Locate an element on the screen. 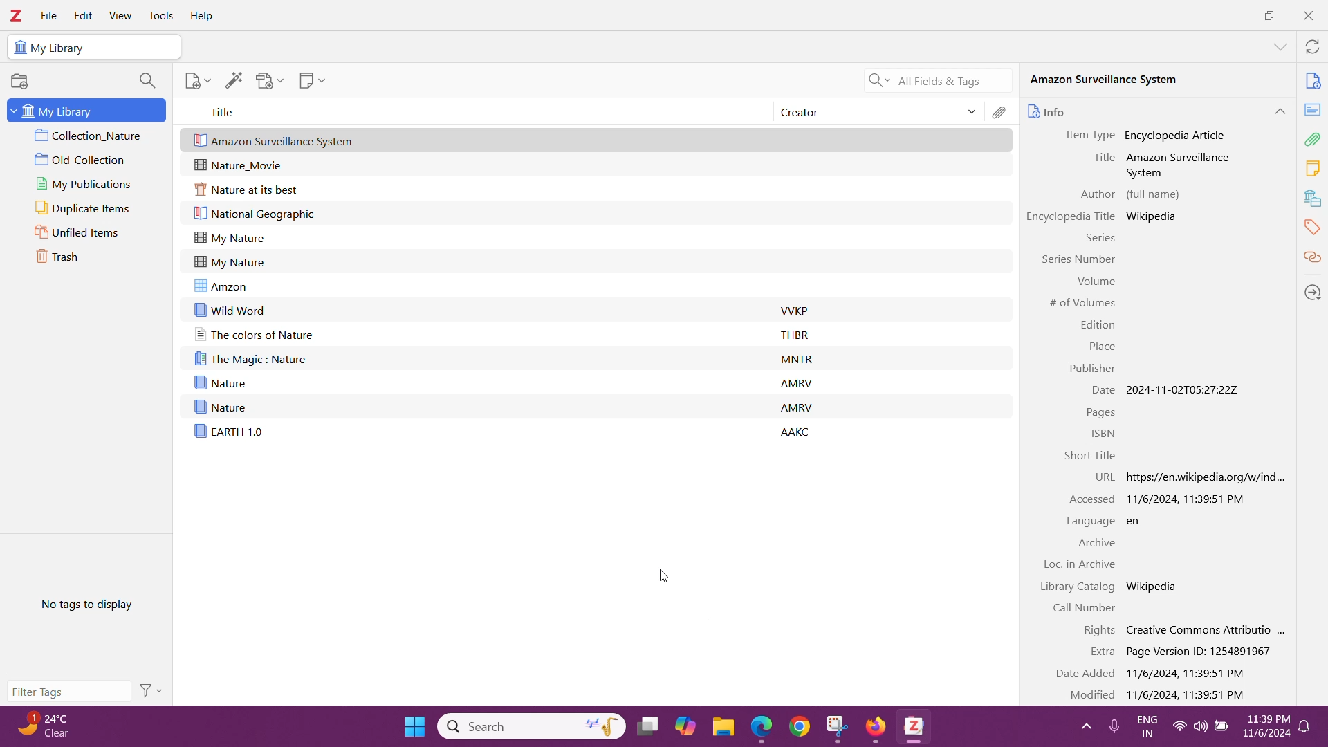 This screenshot has height=747, width=1328. New Webpage added to the items in the Zotero Library is located at coordinates (595, 140).